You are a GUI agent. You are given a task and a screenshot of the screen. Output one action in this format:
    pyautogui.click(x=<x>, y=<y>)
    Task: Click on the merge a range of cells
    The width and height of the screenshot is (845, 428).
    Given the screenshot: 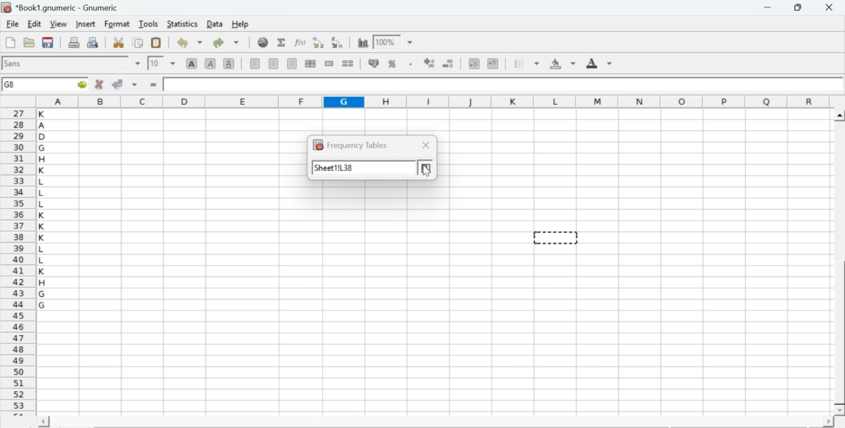 What is the action you would take?
    pyautogui.click(x=329, y=63)
    